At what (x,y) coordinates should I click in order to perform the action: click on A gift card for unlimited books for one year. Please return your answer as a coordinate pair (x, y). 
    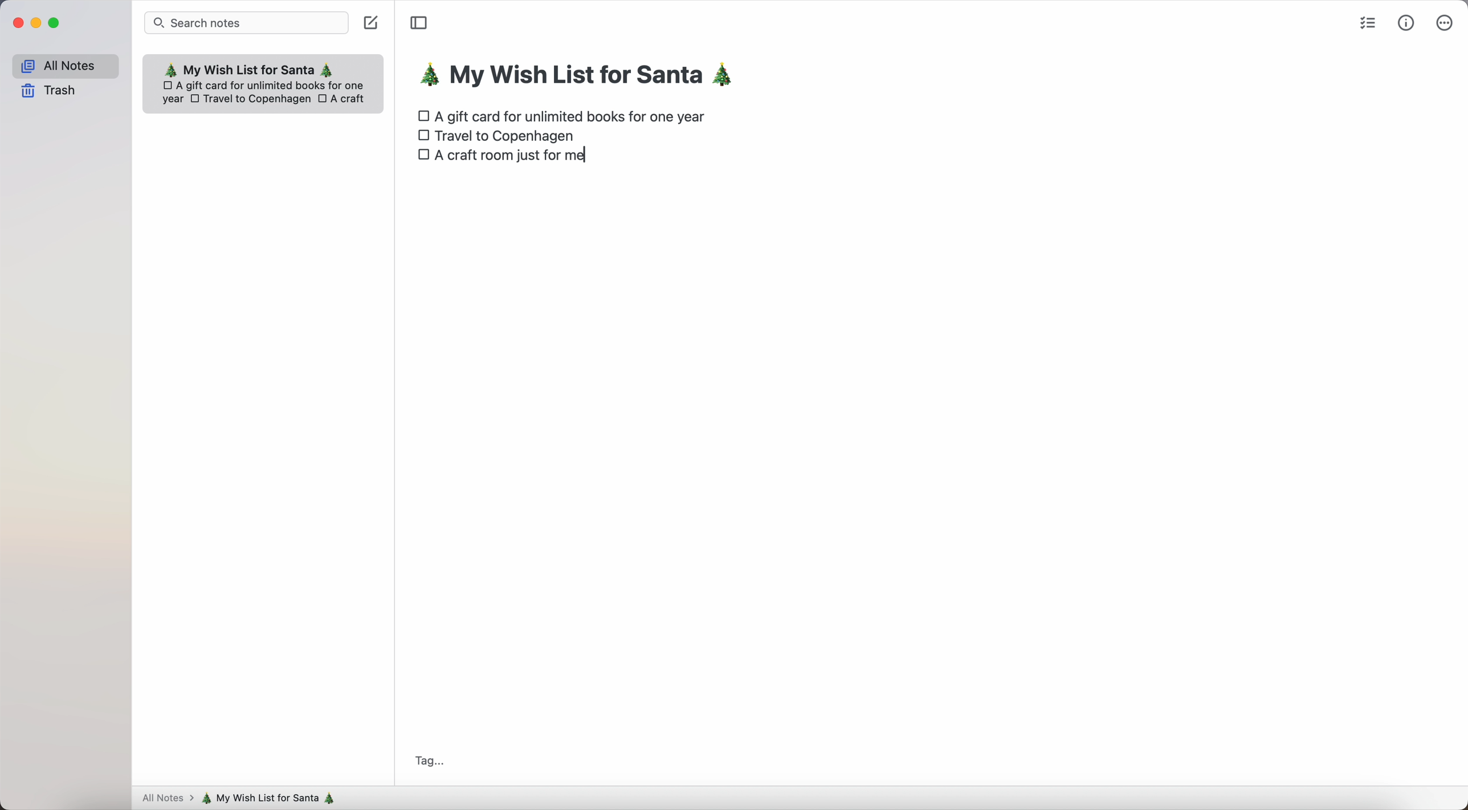
    Looking at the image, I should click on (574, 115).